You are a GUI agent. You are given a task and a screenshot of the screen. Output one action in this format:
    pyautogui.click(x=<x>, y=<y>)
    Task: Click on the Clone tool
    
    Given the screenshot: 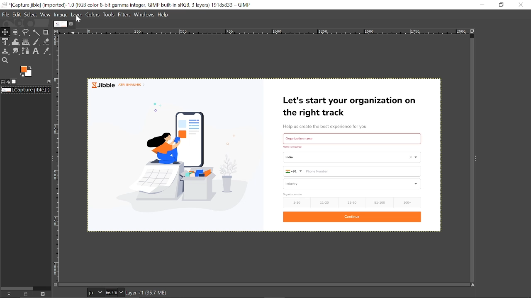 What is the action you would take?
    pyautogui.click(x=6, y=52)
    